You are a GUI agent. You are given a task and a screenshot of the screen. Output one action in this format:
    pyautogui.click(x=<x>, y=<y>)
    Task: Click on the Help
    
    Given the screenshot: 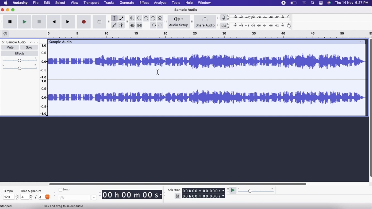 What is the action you would take?
    pyautogui.click(x=189, y=3)
    